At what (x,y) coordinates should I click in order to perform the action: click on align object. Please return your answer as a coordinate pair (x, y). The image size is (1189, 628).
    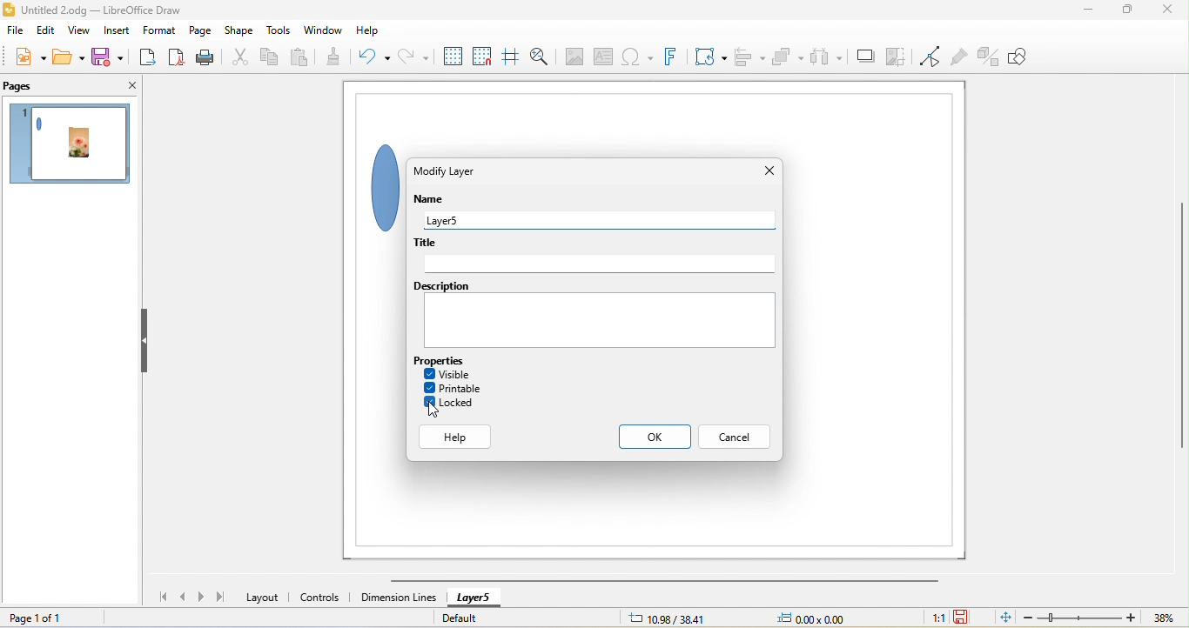
    Looking at the image, I should click on (746, 55).